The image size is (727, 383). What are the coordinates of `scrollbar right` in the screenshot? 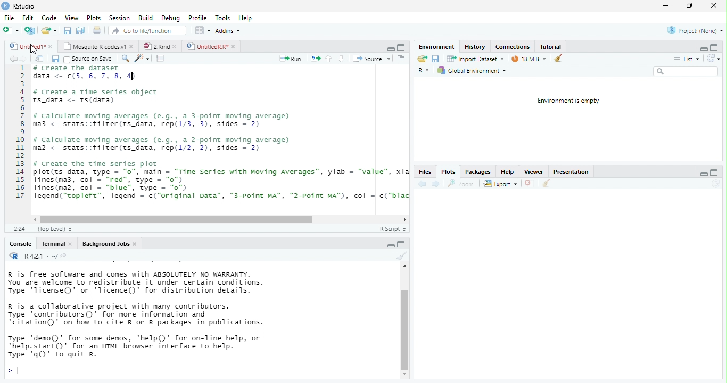 It's located at (403, 220).